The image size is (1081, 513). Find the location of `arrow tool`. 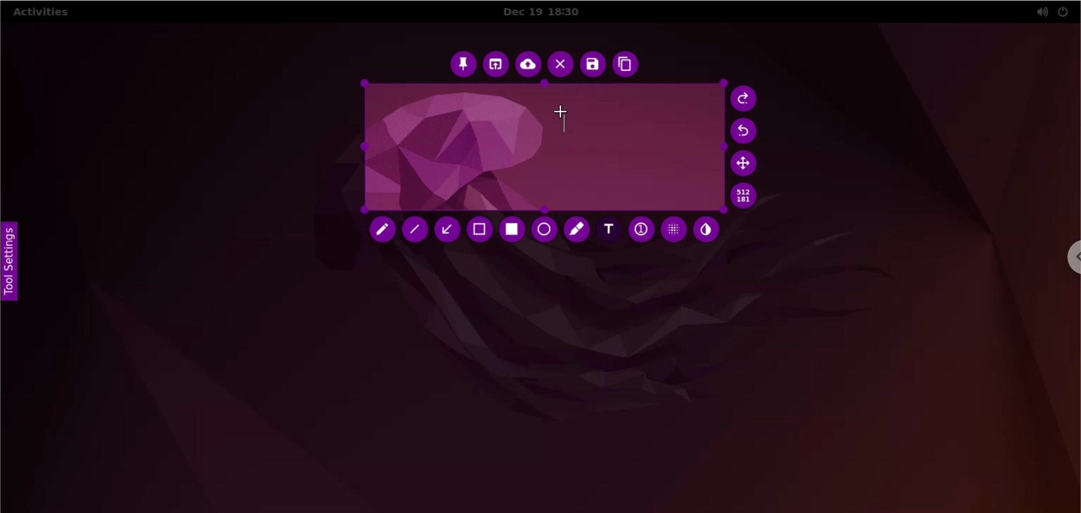

arrow tool is located at coordinates (450, 231).